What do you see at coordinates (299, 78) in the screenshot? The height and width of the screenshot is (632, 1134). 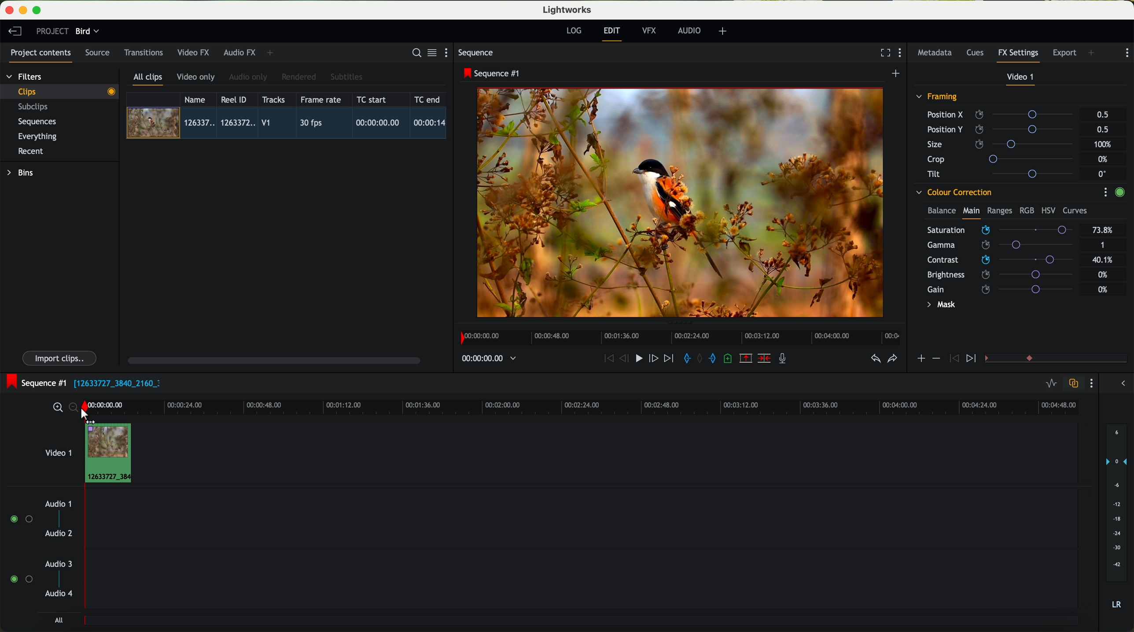 I see `rendered` at bounding box center [299, 78].